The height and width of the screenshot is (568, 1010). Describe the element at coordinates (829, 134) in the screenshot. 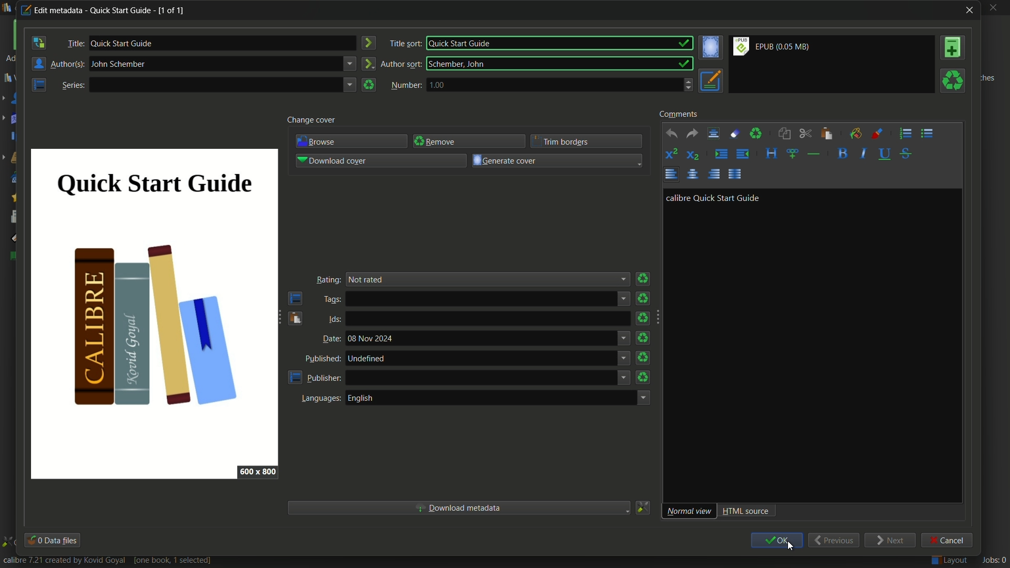

I see `paste` at that location.